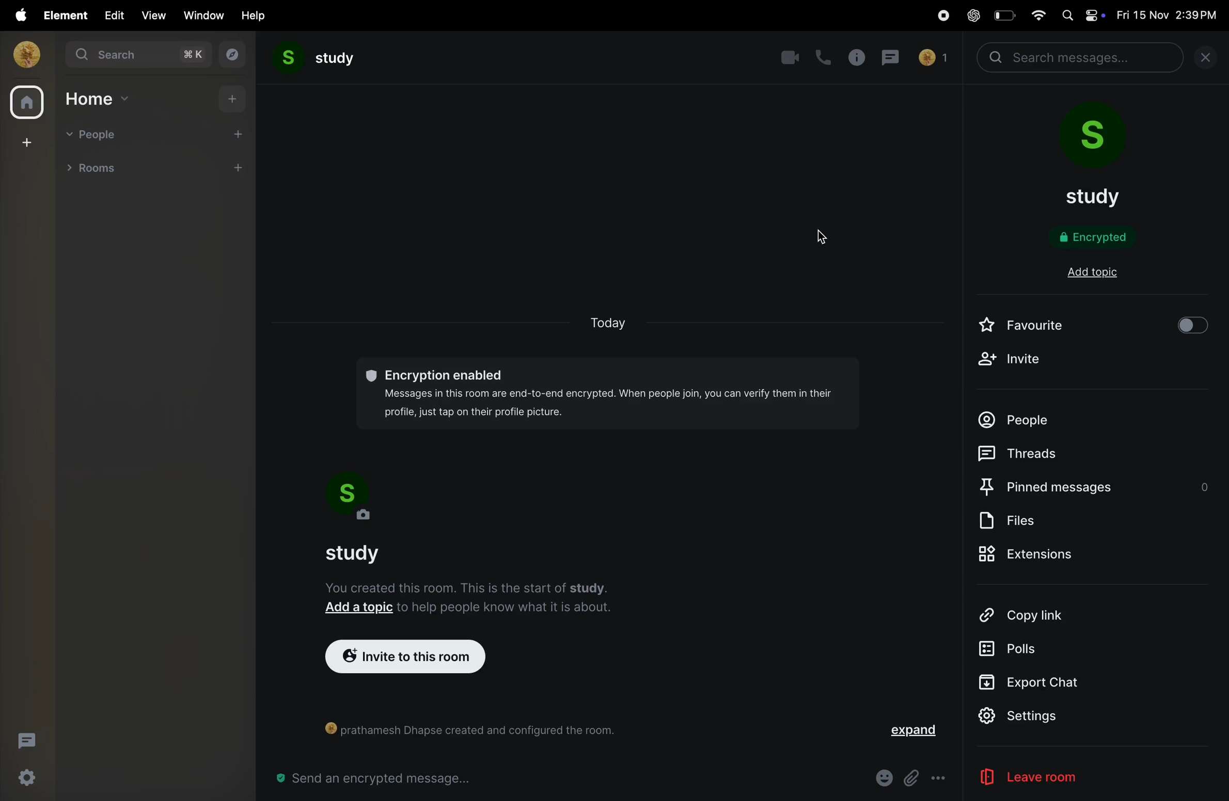 This screenshot has height=801, width=1229. What do you see at coordinates (96, 136) in the screenshot?
I see `people` at bounding box center [96, 136].